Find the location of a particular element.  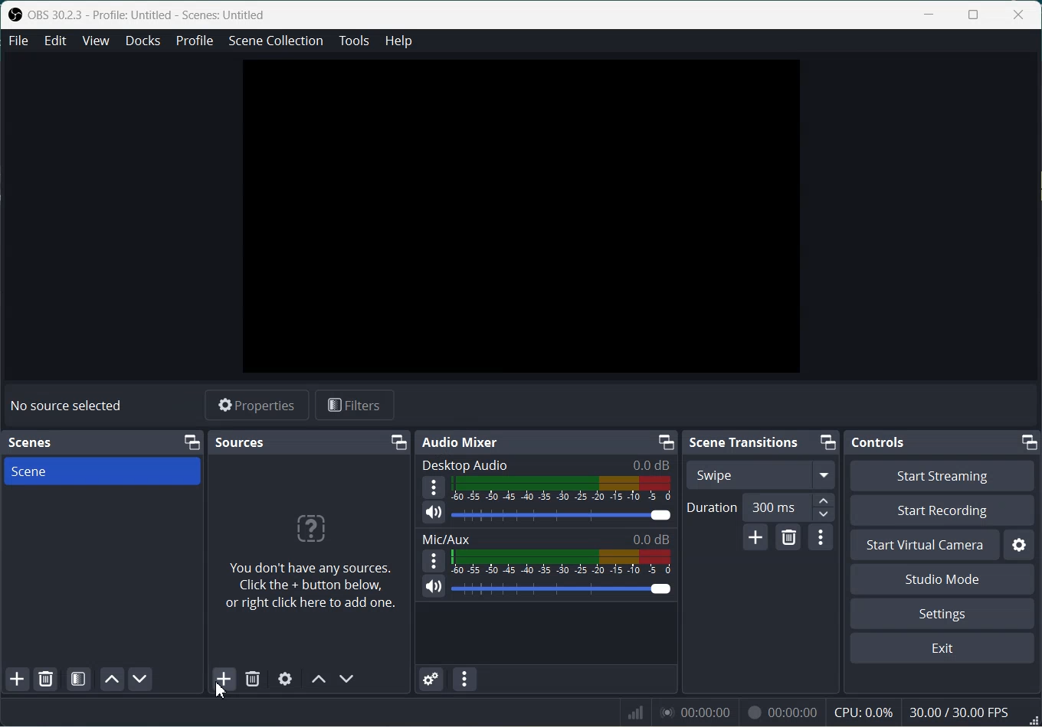

Signals is located at coordinates (630, 710).